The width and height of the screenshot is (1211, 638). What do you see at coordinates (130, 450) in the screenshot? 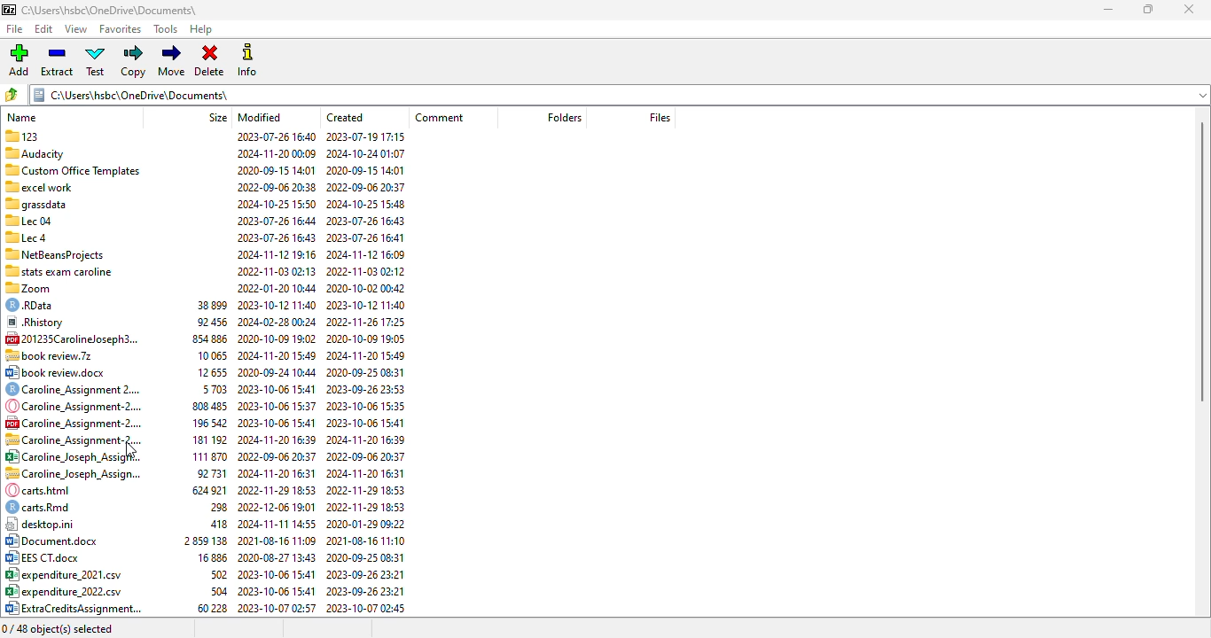
I see `cursor` at bounding box center [130, 450].